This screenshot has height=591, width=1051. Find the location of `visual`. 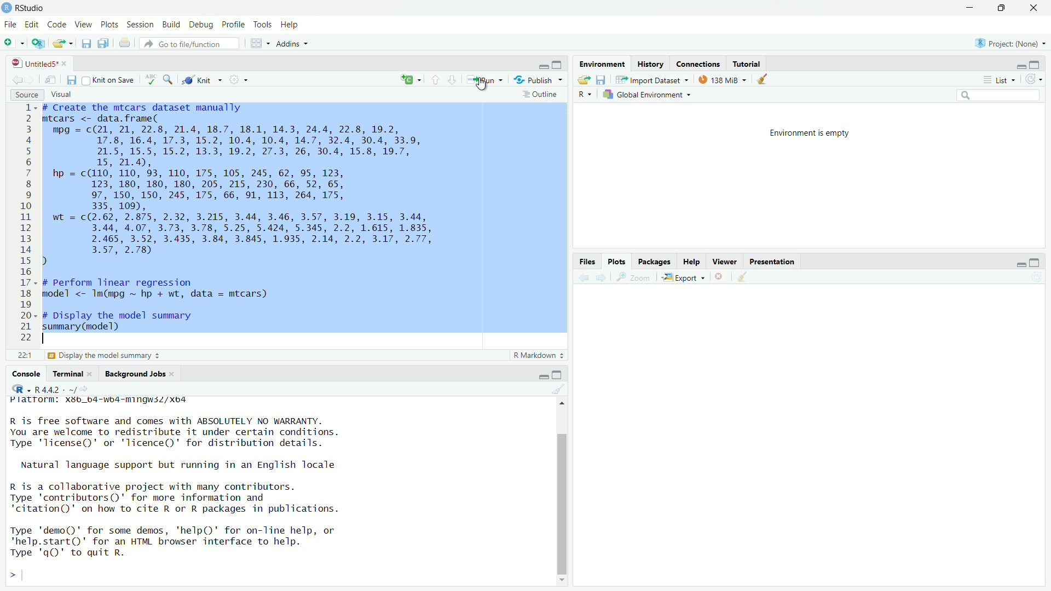

visual is located at coordinates (61, 94).